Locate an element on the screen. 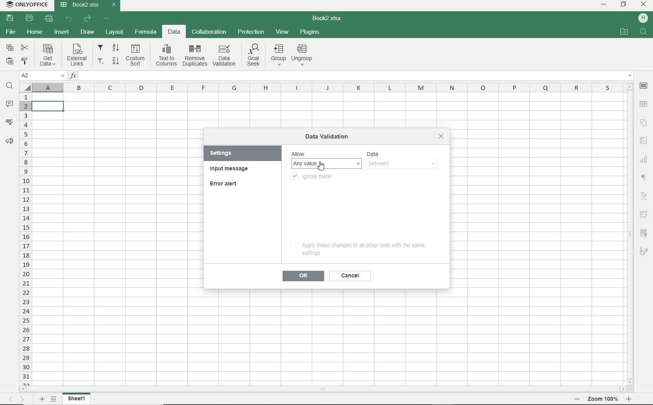 Image resolution: width=653 pixels, height=405 pixels. SCROLLBAR is located at coordinates (321, 388).